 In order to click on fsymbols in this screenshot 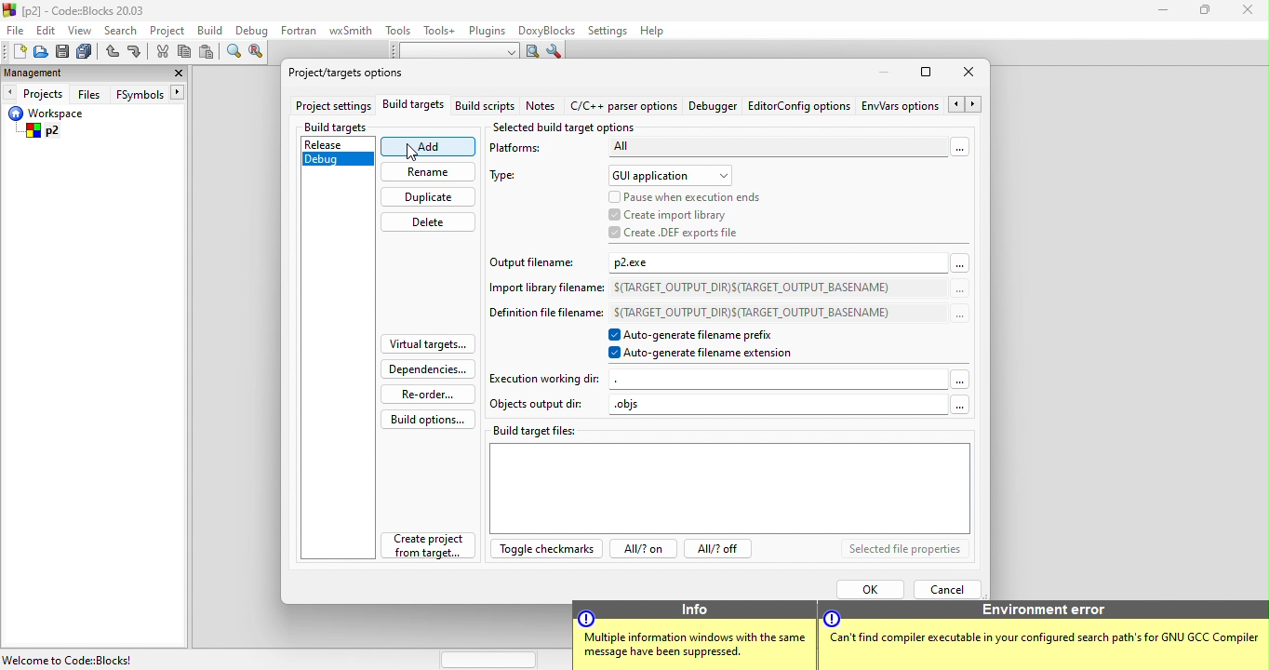, I will do `click(154, 93)`.